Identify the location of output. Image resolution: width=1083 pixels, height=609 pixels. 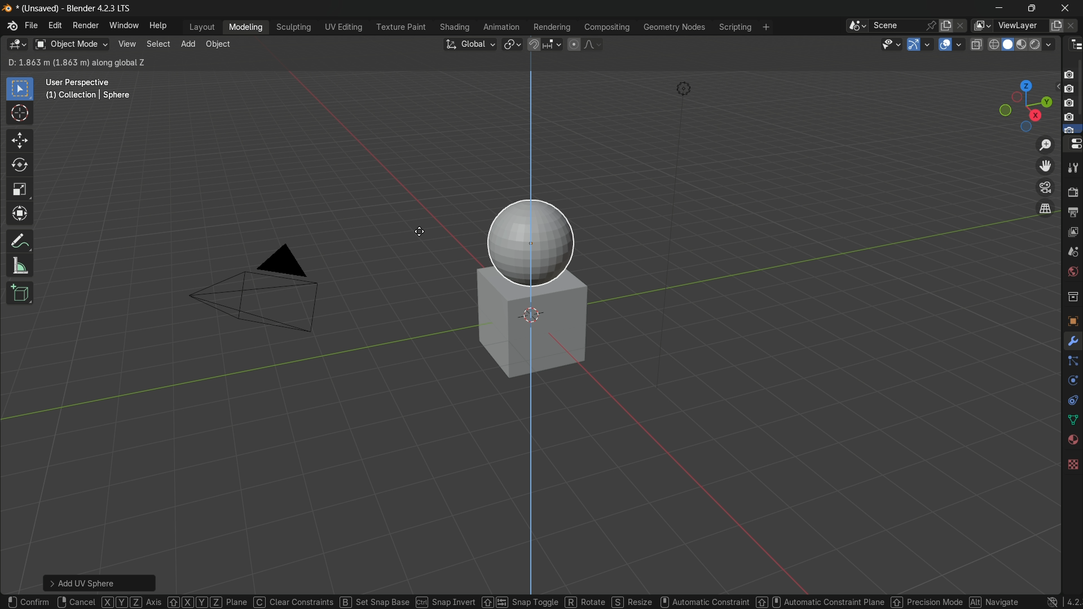
(1072, 211).